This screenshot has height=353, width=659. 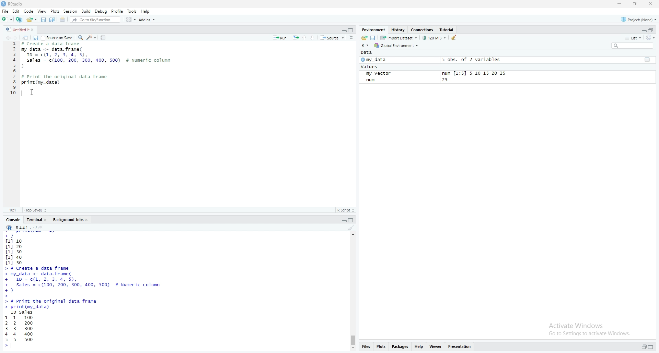 What do you see at coordinates (354, 349) in the screenshot?
I see `move down` at bounding box center [354, 349].